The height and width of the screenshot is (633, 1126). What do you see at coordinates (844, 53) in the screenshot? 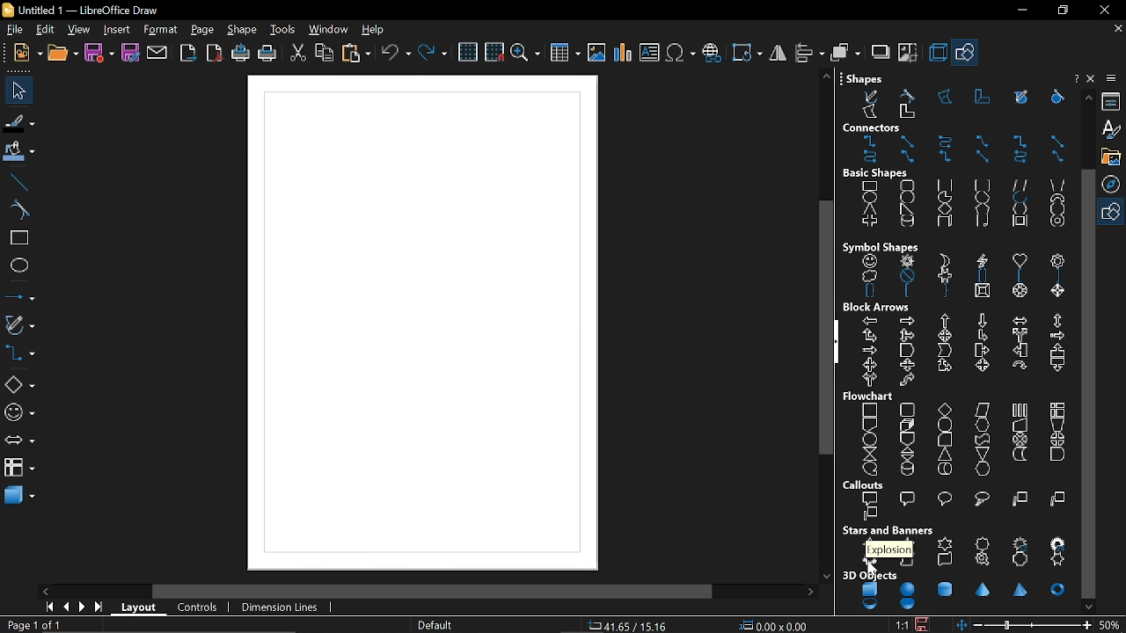
I see `arrange` at bounding box center [844, 53].